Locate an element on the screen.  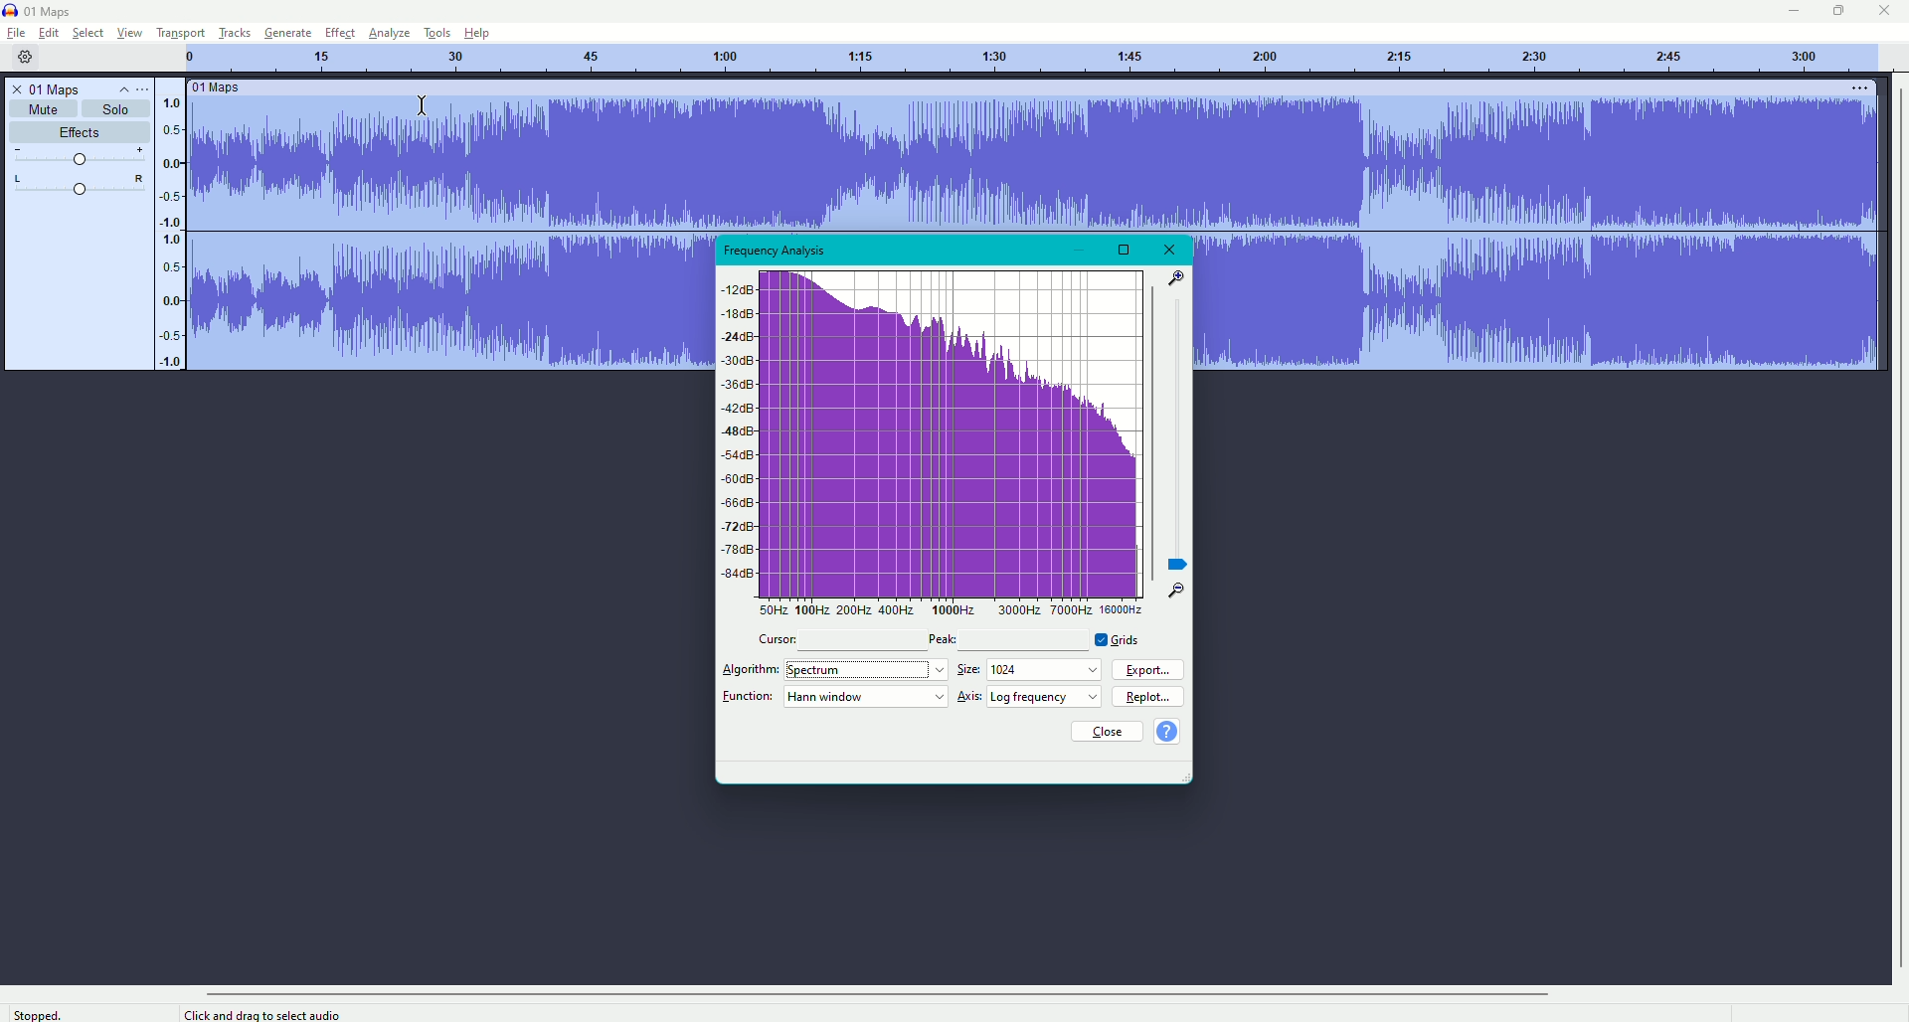
click and drag to select audio is located at coordinates (263, 1015).